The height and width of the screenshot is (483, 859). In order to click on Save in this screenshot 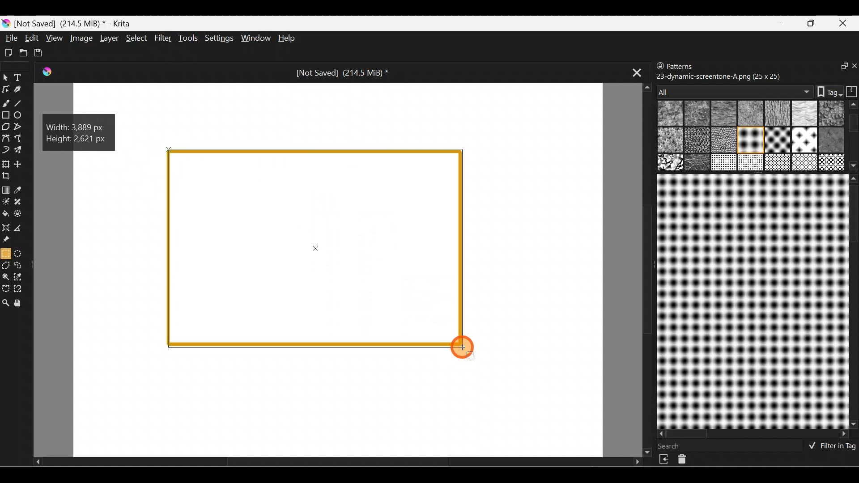, I will do `click(40, 53)`.